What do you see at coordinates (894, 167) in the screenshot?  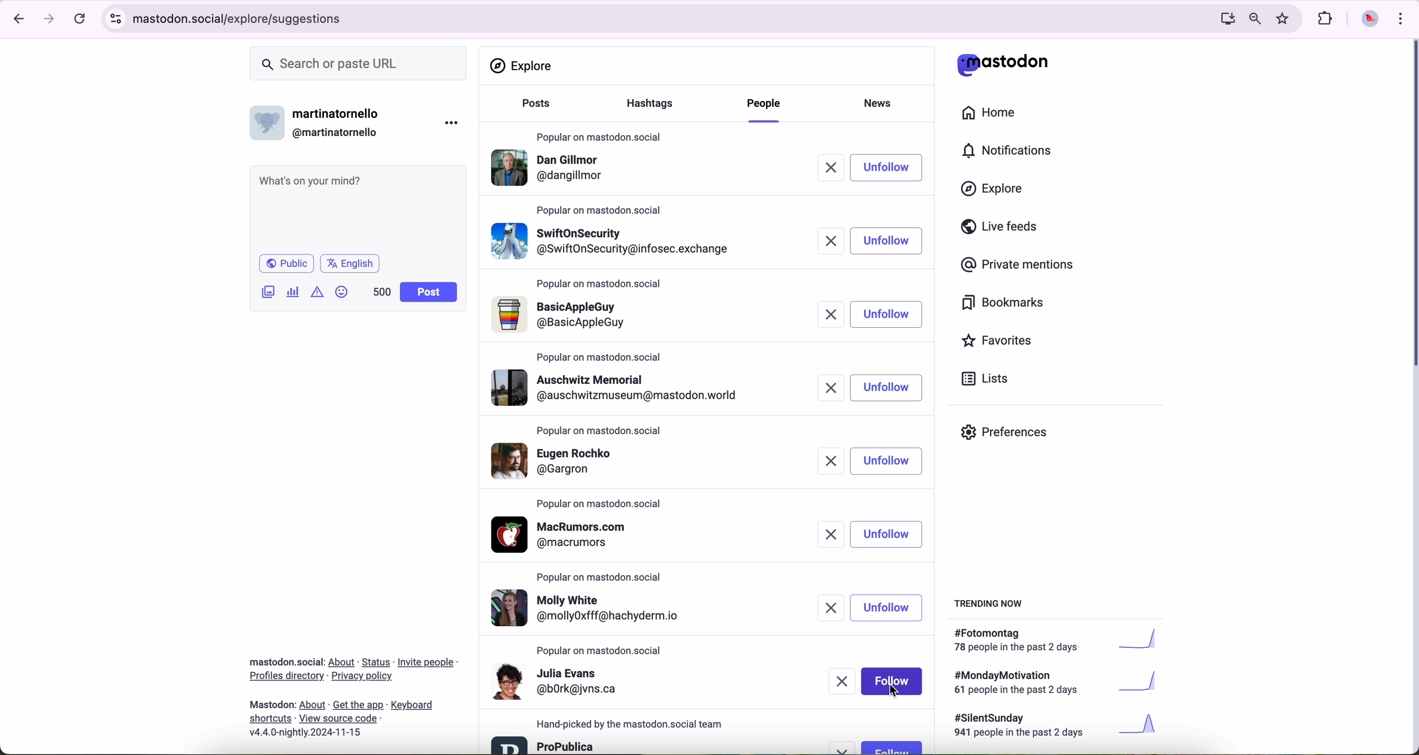 I see `click on follow button` at bounding box center [894, 167].